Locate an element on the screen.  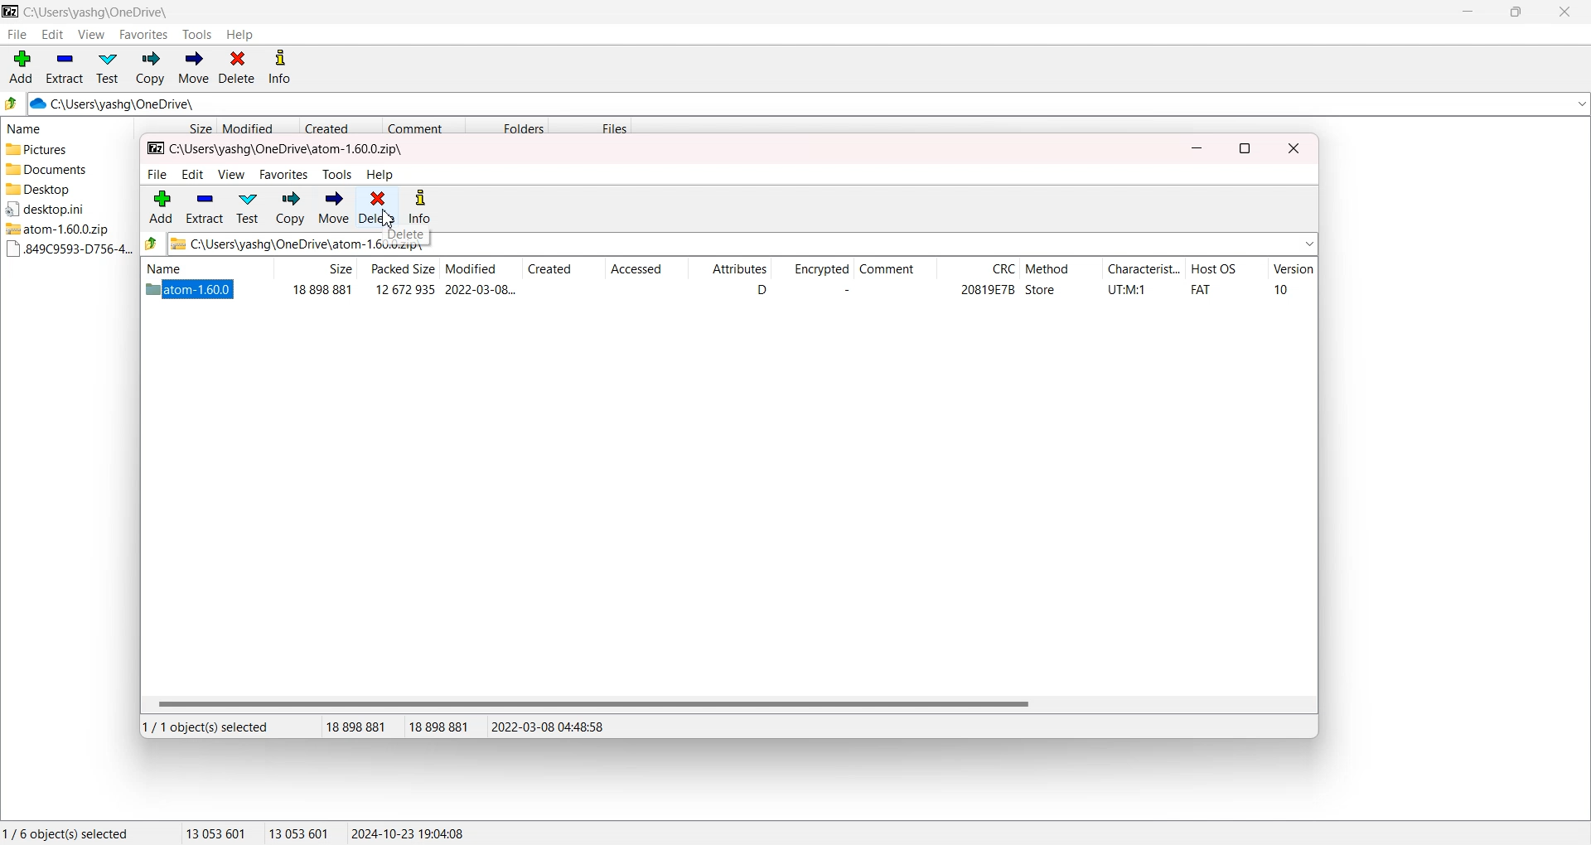
Encrypted is located at coordinates (811, 270).